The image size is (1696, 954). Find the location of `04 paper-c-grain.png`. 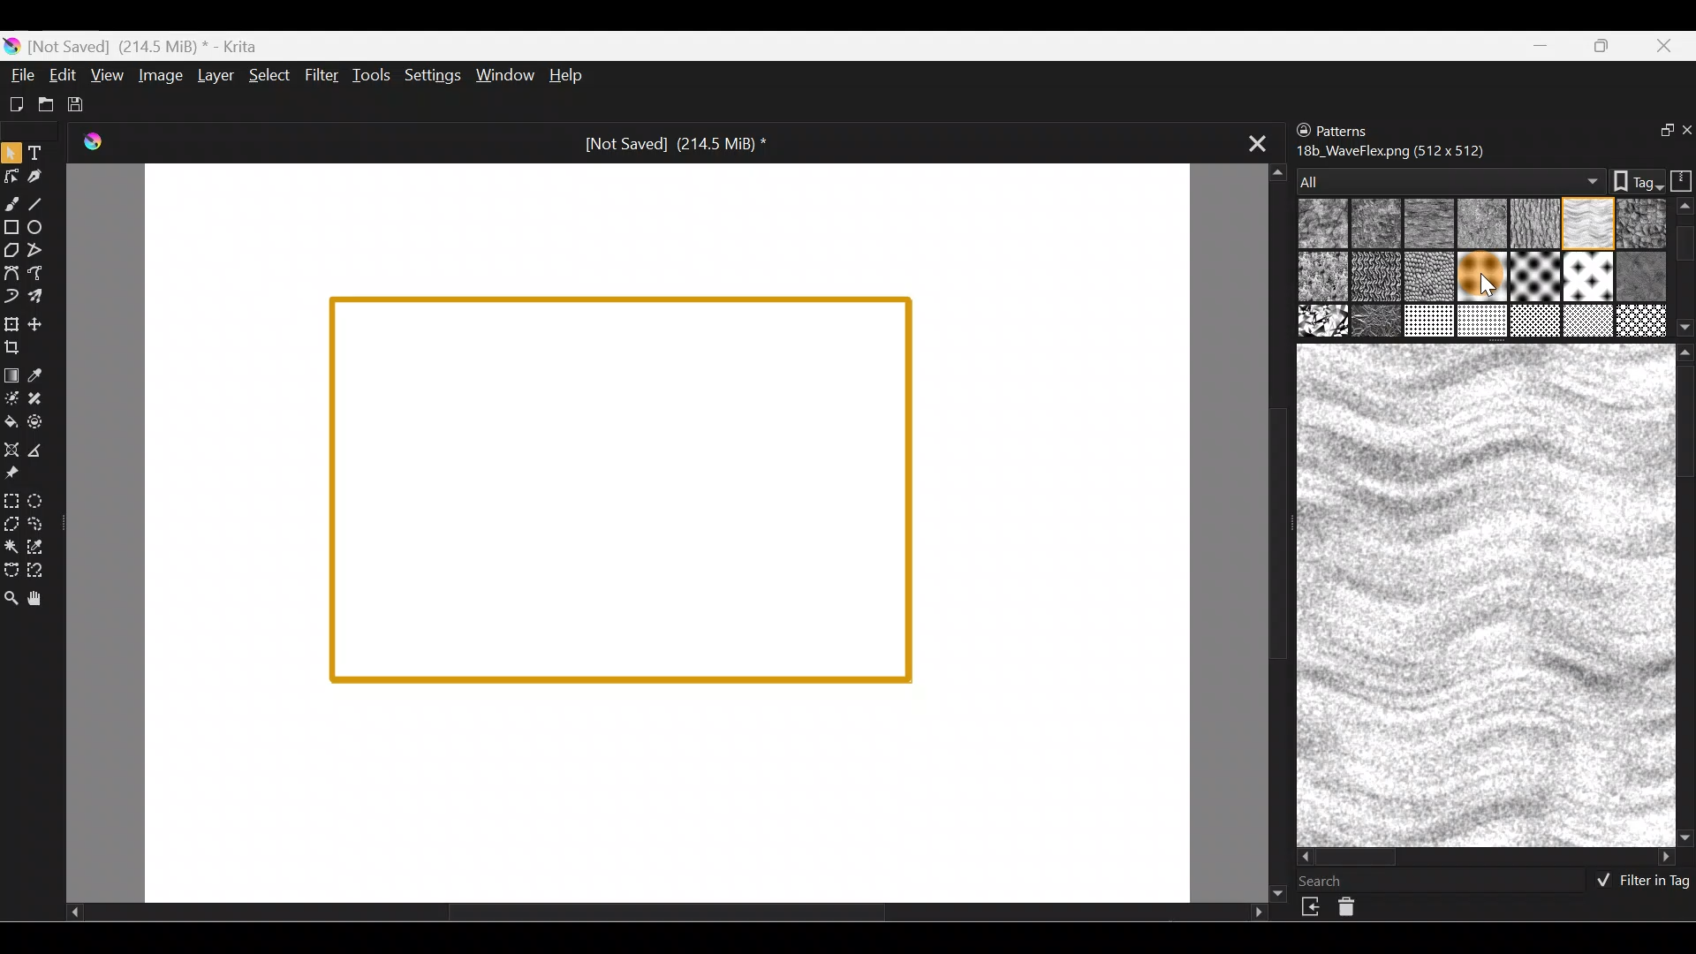

04 paper-c-grain.png is located at coordinates (1533, 225).